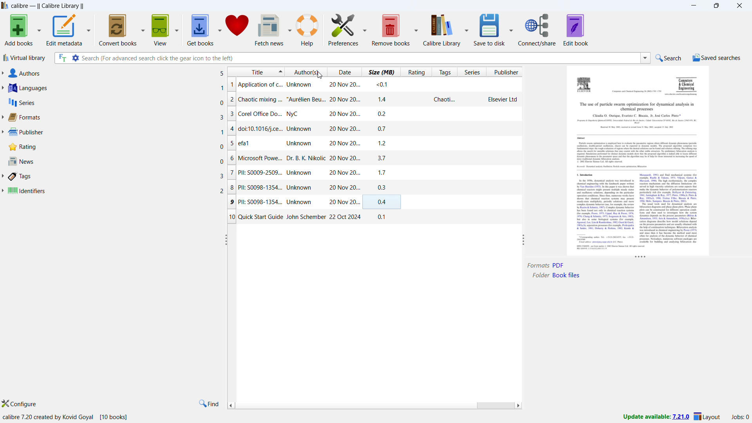 This screenshot has height=423, width=752. Describe the element at coordinates (300, 100) in the screenshot. I see `chaotic mixing ... "Aurélien Beu... 20 Nov 20...` at that location.